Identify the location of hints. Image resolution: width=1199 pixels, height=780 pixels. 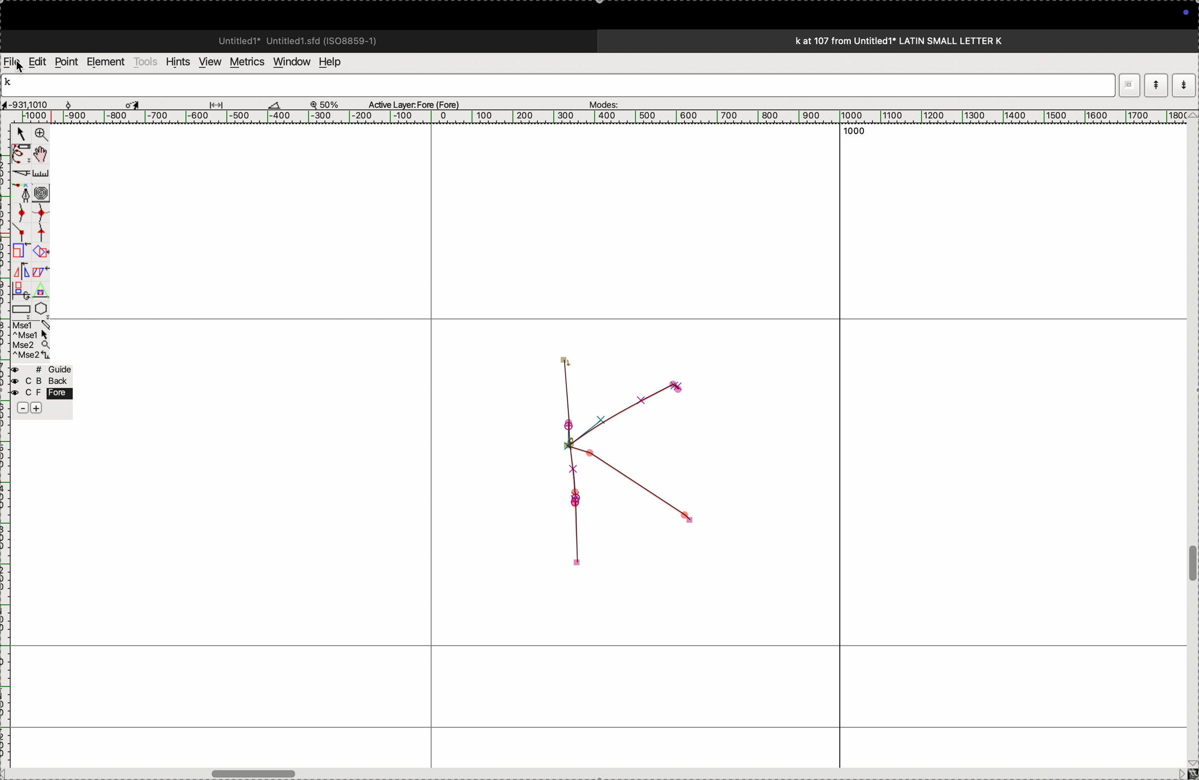
(176, 61).